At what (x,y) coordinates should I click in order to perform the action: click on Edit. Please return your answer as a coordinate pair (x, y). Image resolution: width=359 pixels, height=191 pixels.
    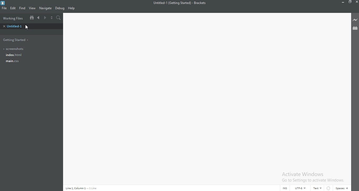
    Looking at the image, I should click on (12, 8).